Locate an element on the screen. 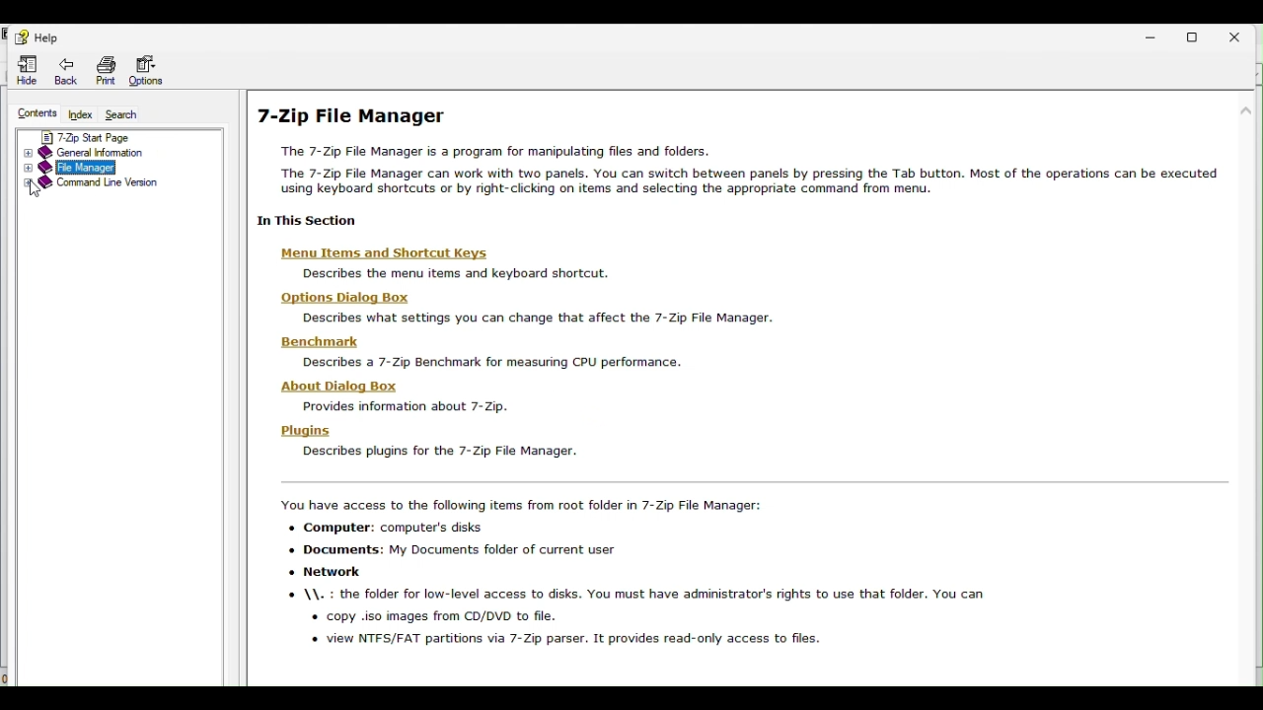  Index is located at coordinates (78, 113).